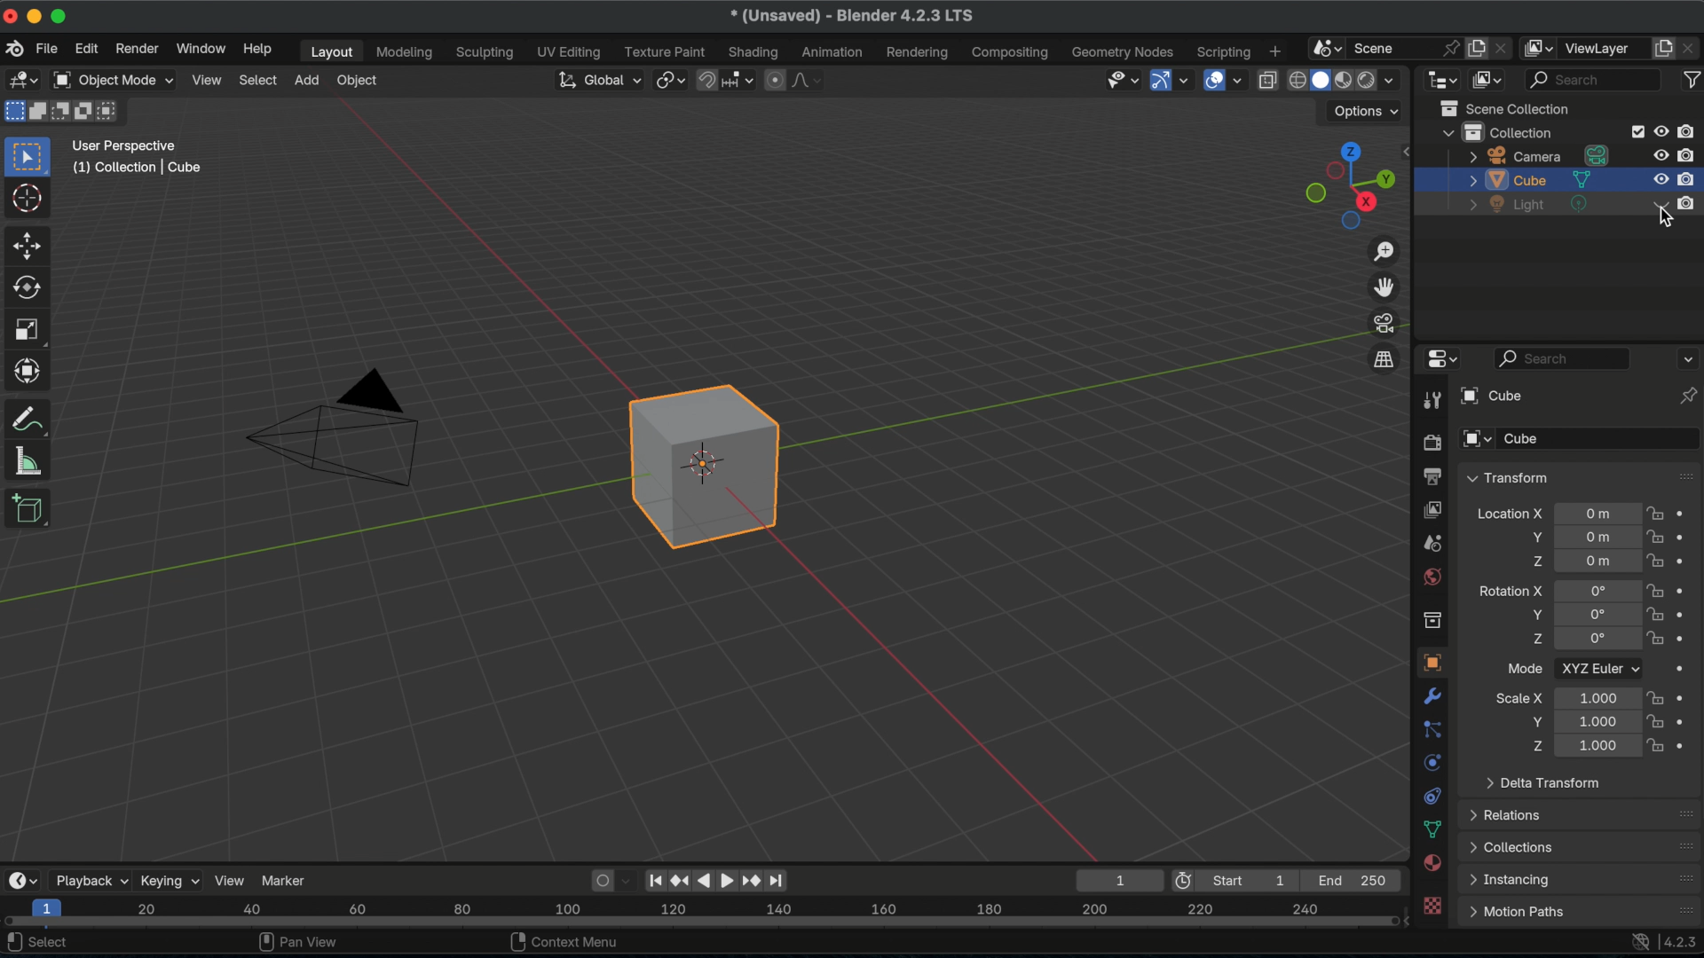 This screenshot has width=1704, height=958. What do you see at coordinates (1432, 621) in the screenshot?
I see `collection` at bounding box center [1432, 621].